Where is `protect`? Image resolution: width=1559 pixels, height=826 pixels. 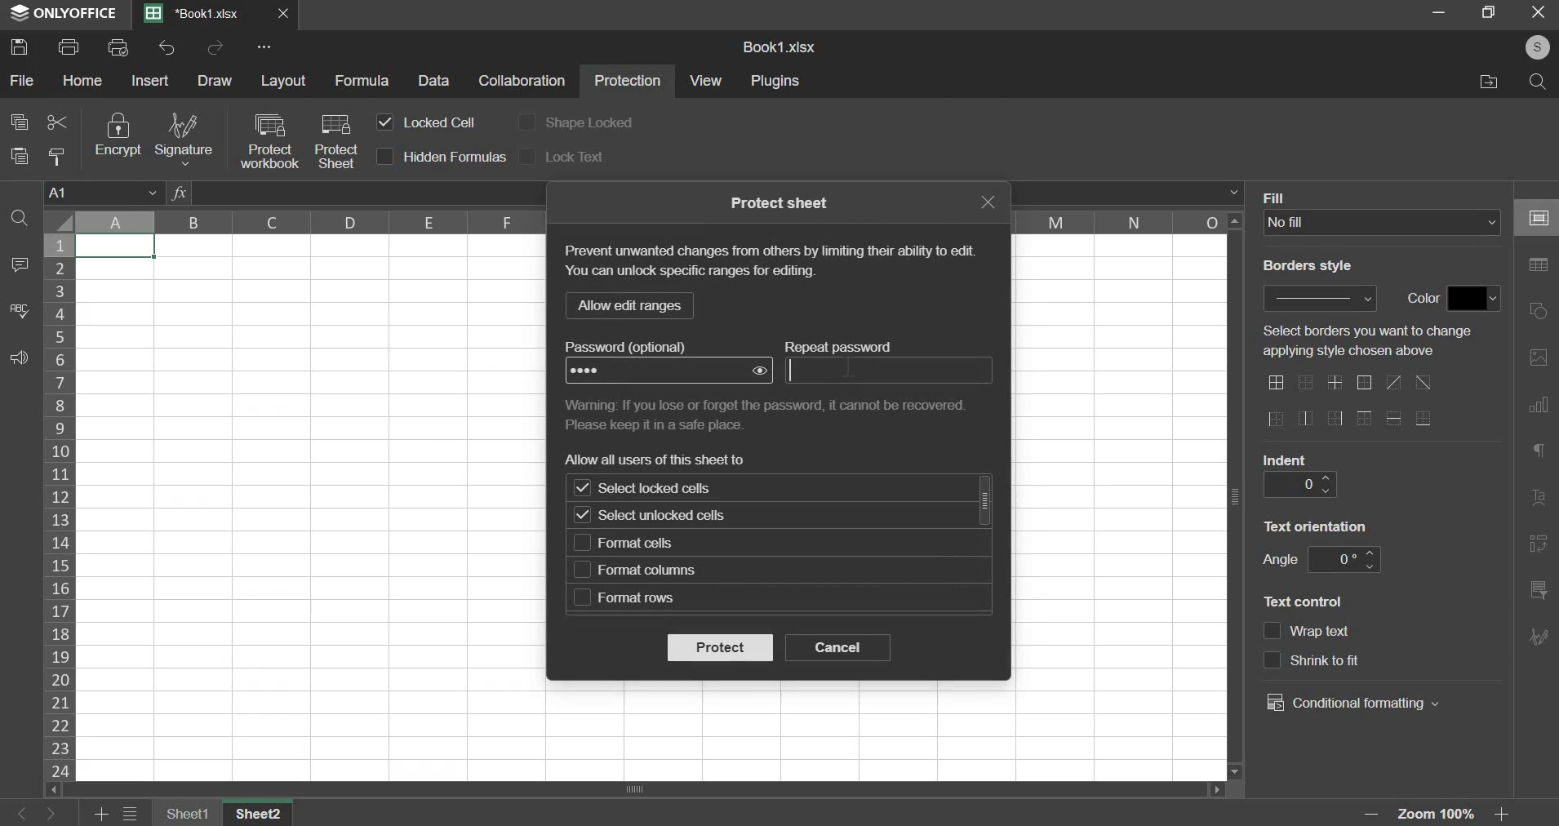
protect is located at coordinates (719, 647).